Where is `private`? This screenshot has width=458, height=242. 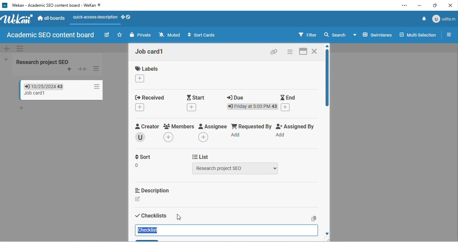
private is located at coordinates (140, 35).